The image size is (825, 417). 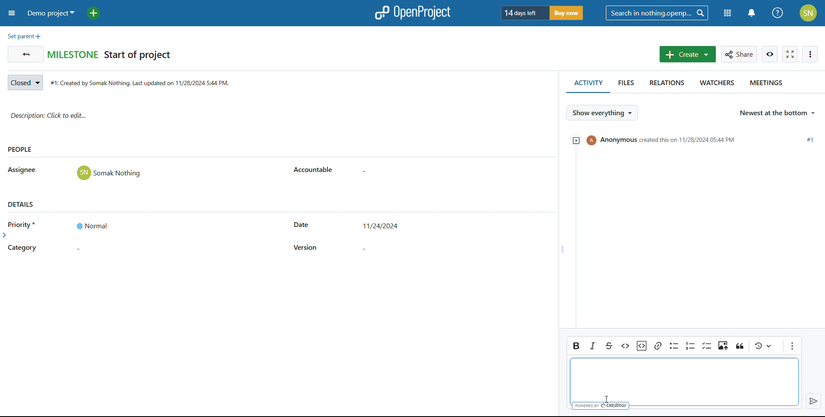 What do you see at coordinates (664, 85) in the screenshot?
I see `relations` at bounding box center [664, 85].